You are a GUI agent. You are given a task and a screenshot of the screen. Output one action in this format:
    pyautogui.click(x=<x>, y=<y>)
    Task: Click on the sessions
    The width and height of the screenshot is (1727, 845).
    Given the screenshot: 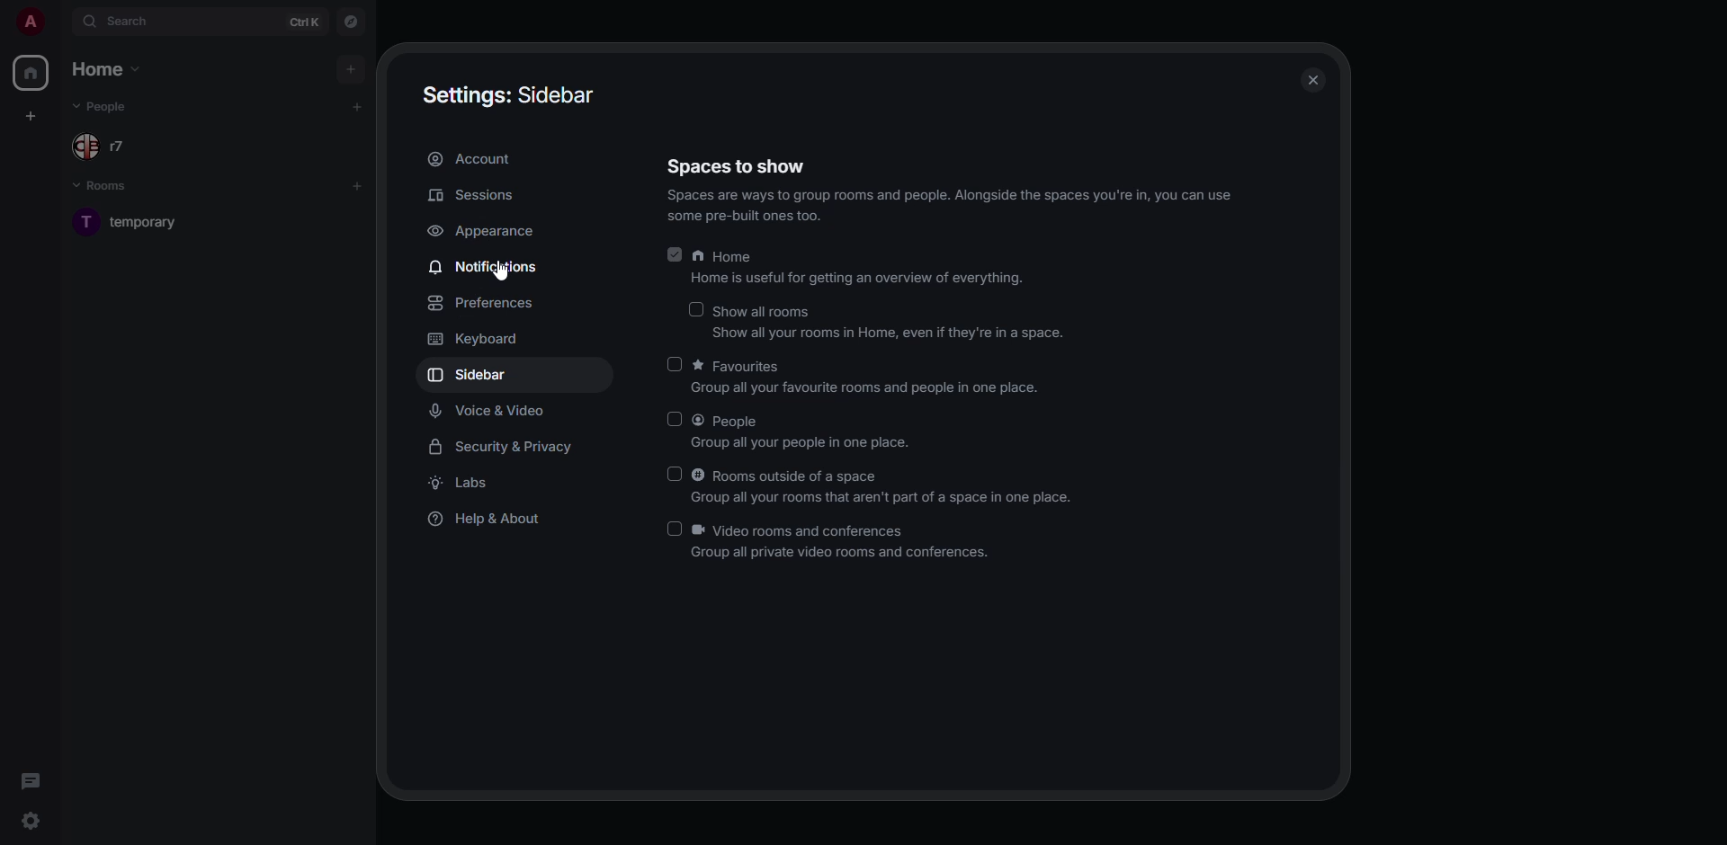 What is the action you would take?
    pyautogui.click(x=470, y=194)
    